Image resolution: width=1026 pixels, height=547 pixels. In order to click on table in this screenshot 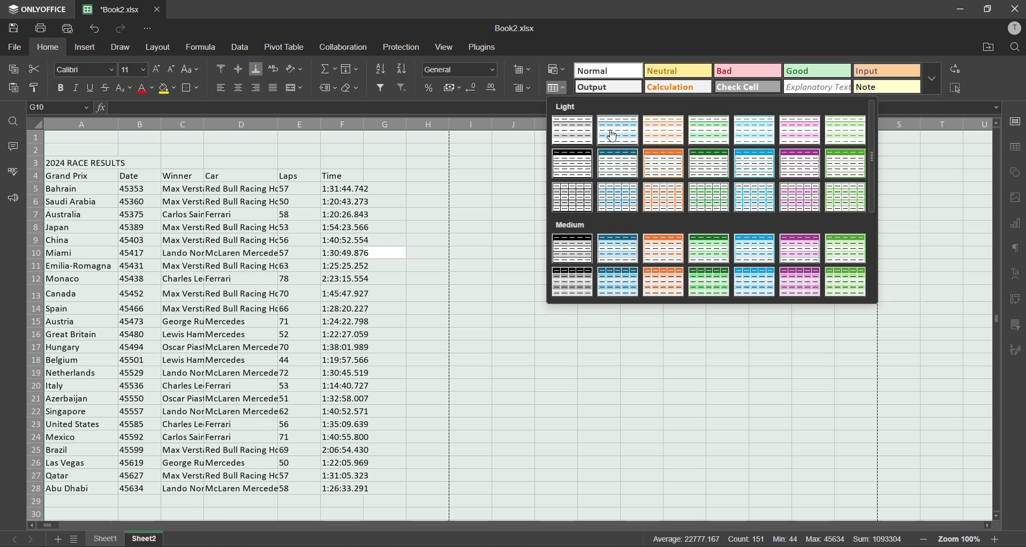, I will do `click(1013, 149)`.